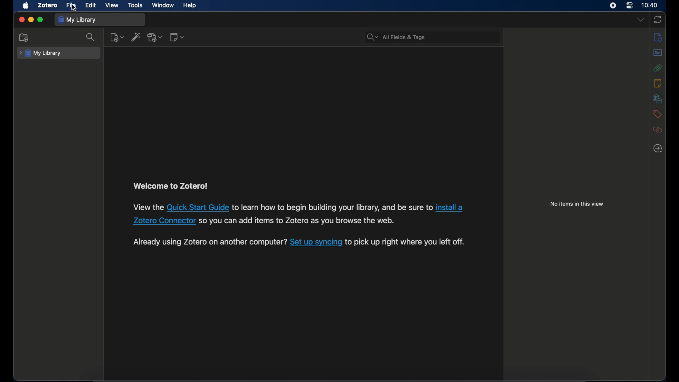 Image resolution: width=679 pixels, height=382 pixels. I want to click on view, so click(112, 5).